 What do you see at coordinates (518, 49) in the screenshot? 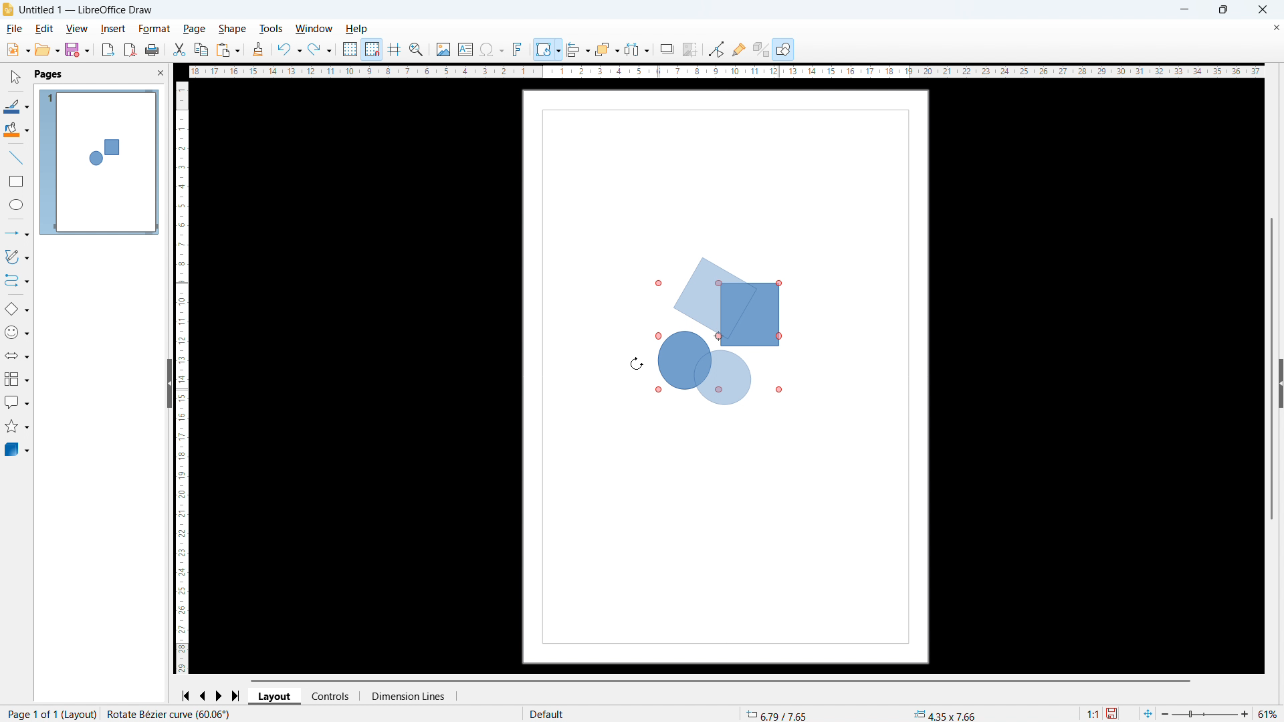
I see `Insert font work text` at bounding box center [518, 49].